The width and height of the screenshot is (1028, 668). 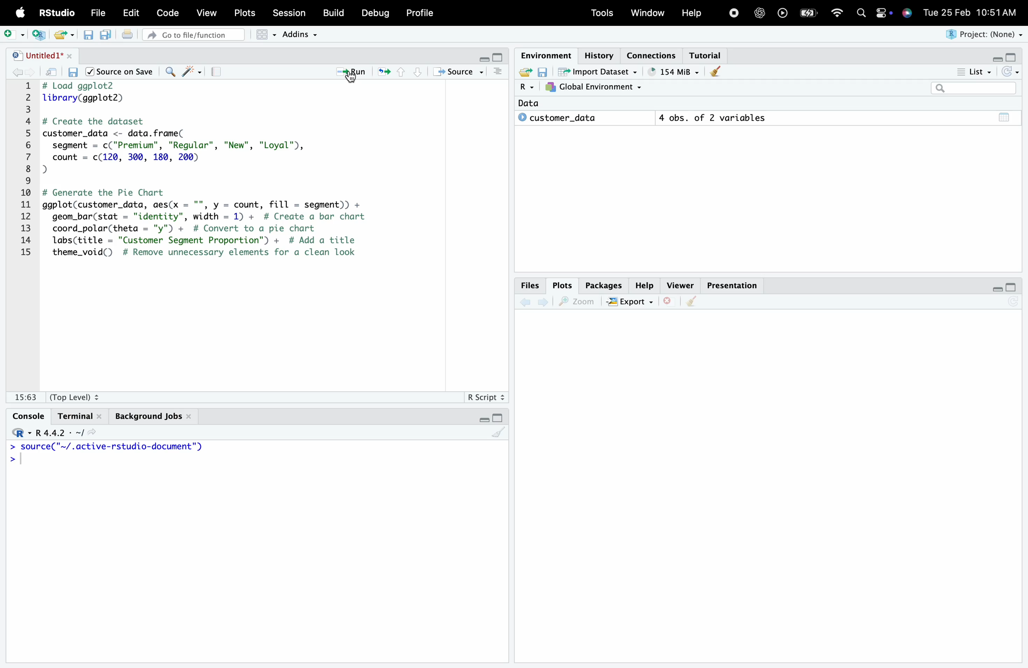 What do you see at coordinates (74, 74) in the screenshot?
I see `save script` at bounding box center [74, 74].